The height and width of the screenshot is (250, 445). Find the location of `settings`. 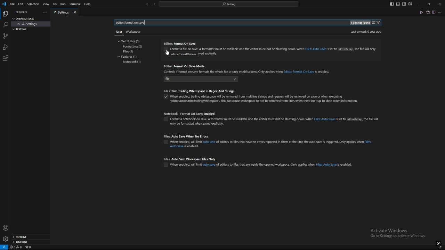

settings is located at coordinates (61, 12).